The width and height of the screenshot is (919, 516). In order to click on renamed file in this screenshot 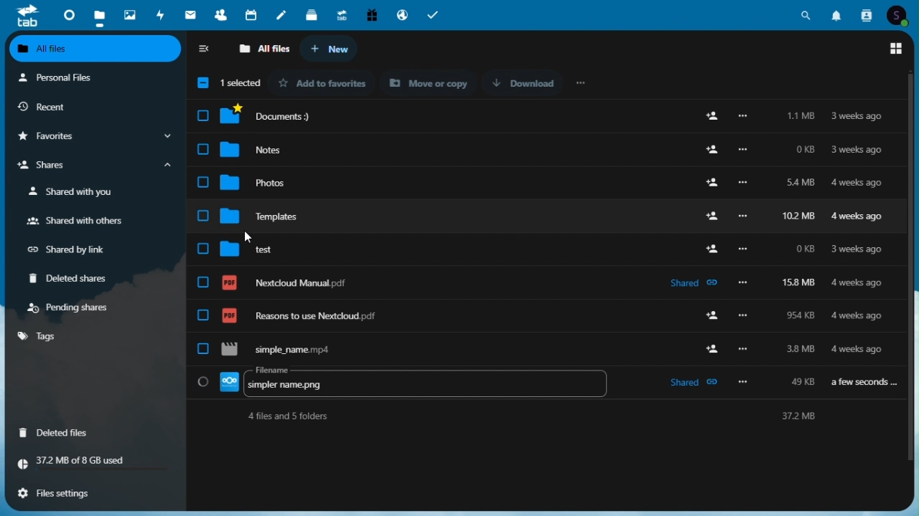, I will do `click(544, 382)`.